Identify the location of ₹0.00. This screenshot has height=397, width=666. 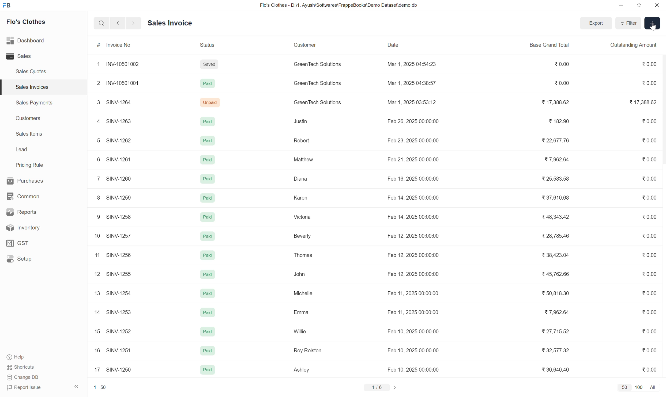
(648, 122).